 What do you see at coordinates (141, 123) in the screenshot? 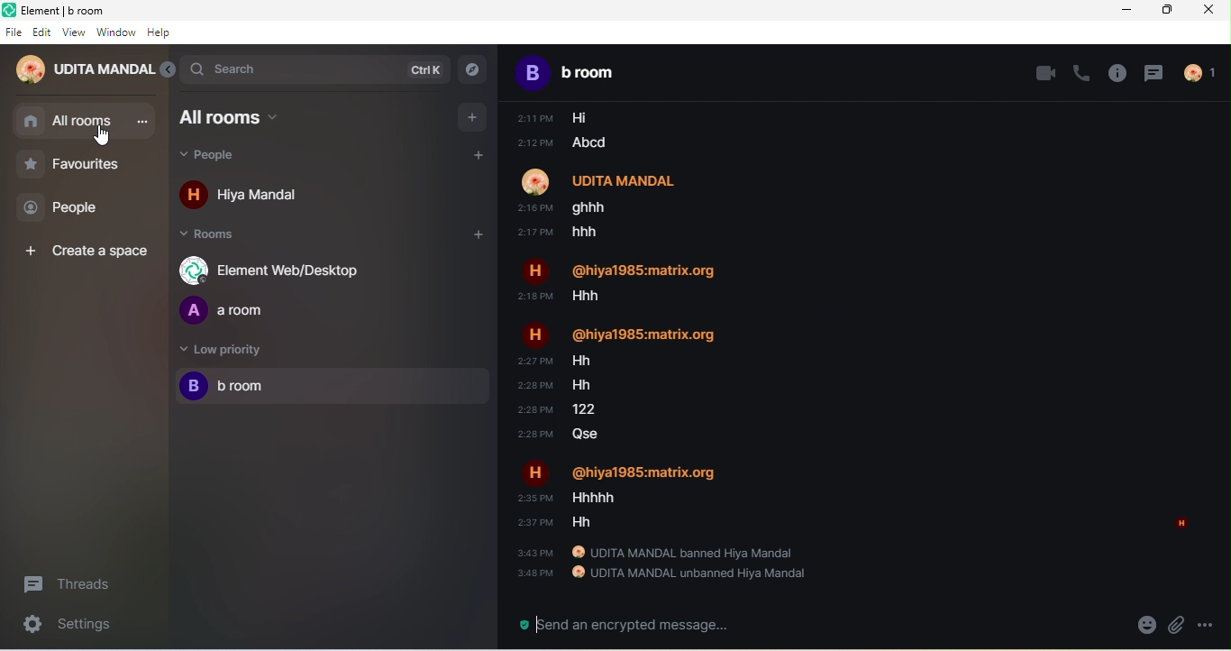
I see `more options` at bounding box center [141, 123].